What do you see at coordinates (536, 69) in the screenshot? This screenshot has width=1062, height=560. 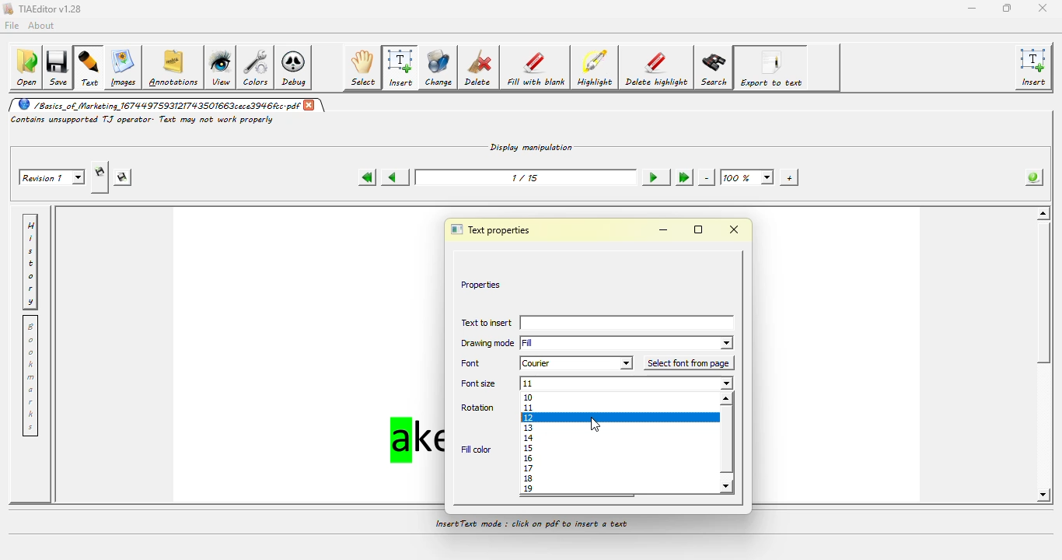 I see `fill with blank` at bounding box center [536, 69].